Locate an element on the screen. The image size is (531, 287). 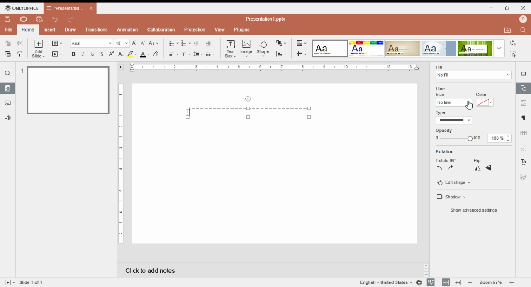
type is located at coordinates (441, 113).